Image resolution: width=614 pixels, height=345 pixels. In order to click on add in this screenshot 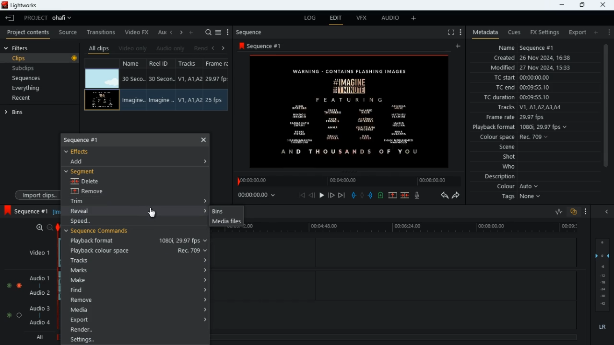, I will do `click(81, 162)`.